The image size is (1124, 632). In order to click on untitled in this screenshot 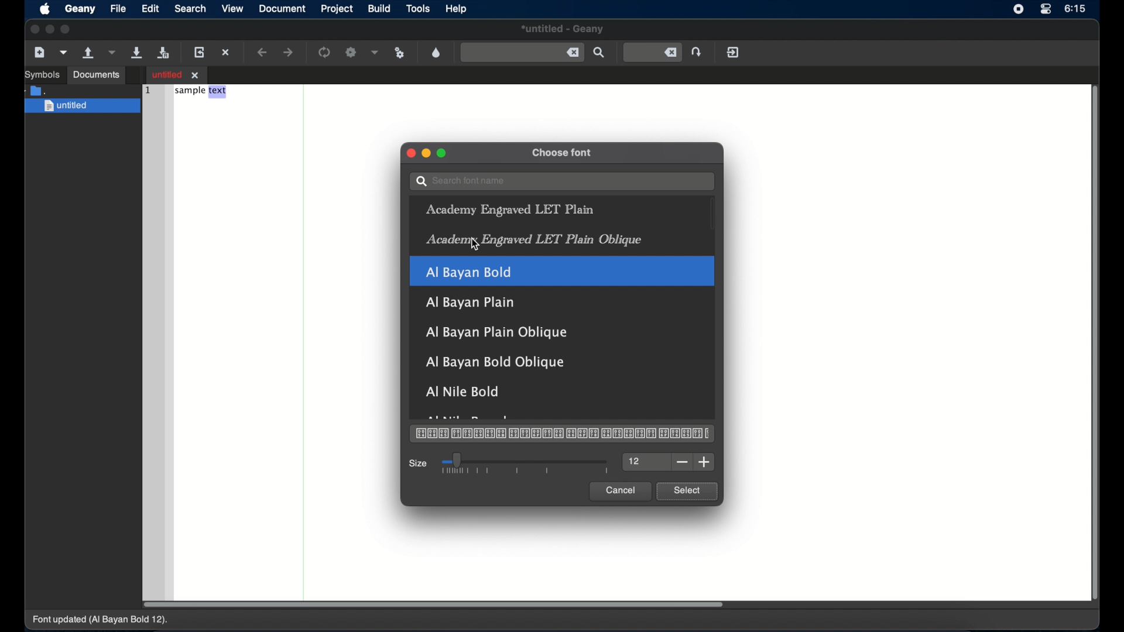, I will do `click(83, 107)`.